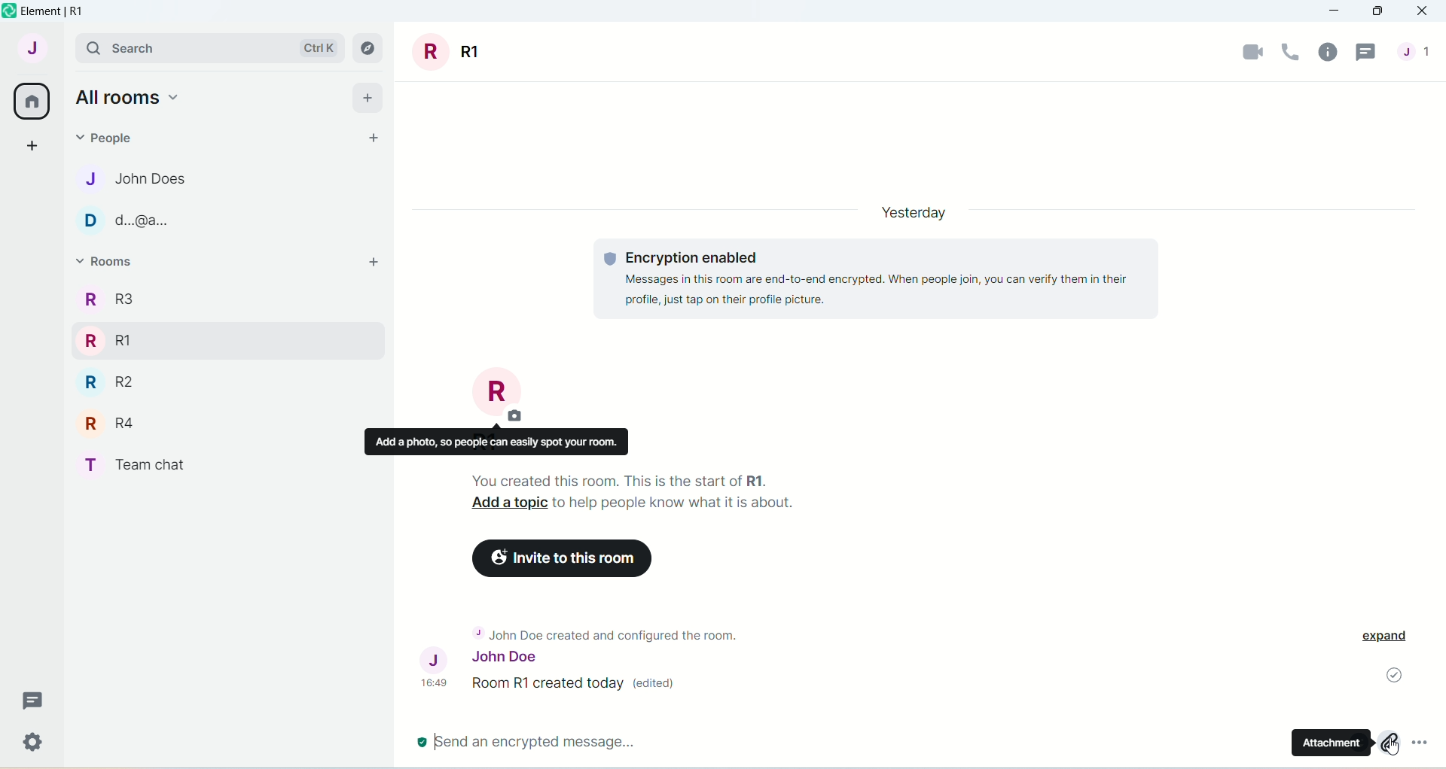  Describe the element at coordinates (128, 51) in the screenshot. I see `search` at that location.